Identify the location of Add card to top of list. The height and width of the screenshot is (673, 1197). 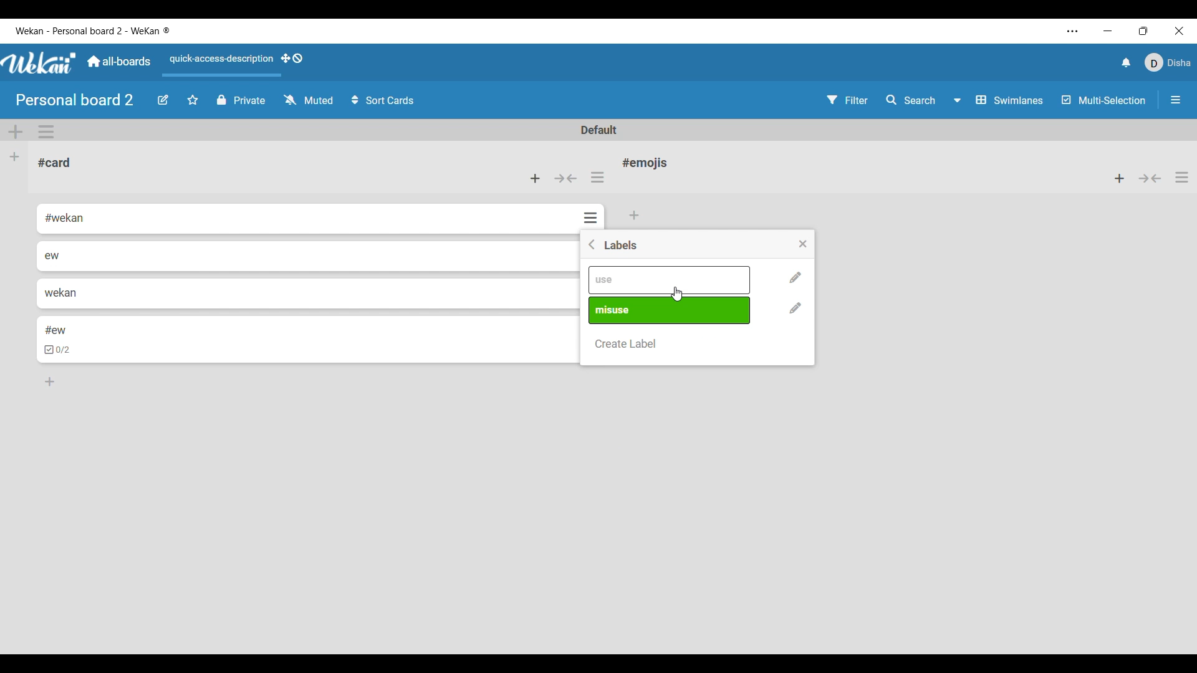
(535, 178).